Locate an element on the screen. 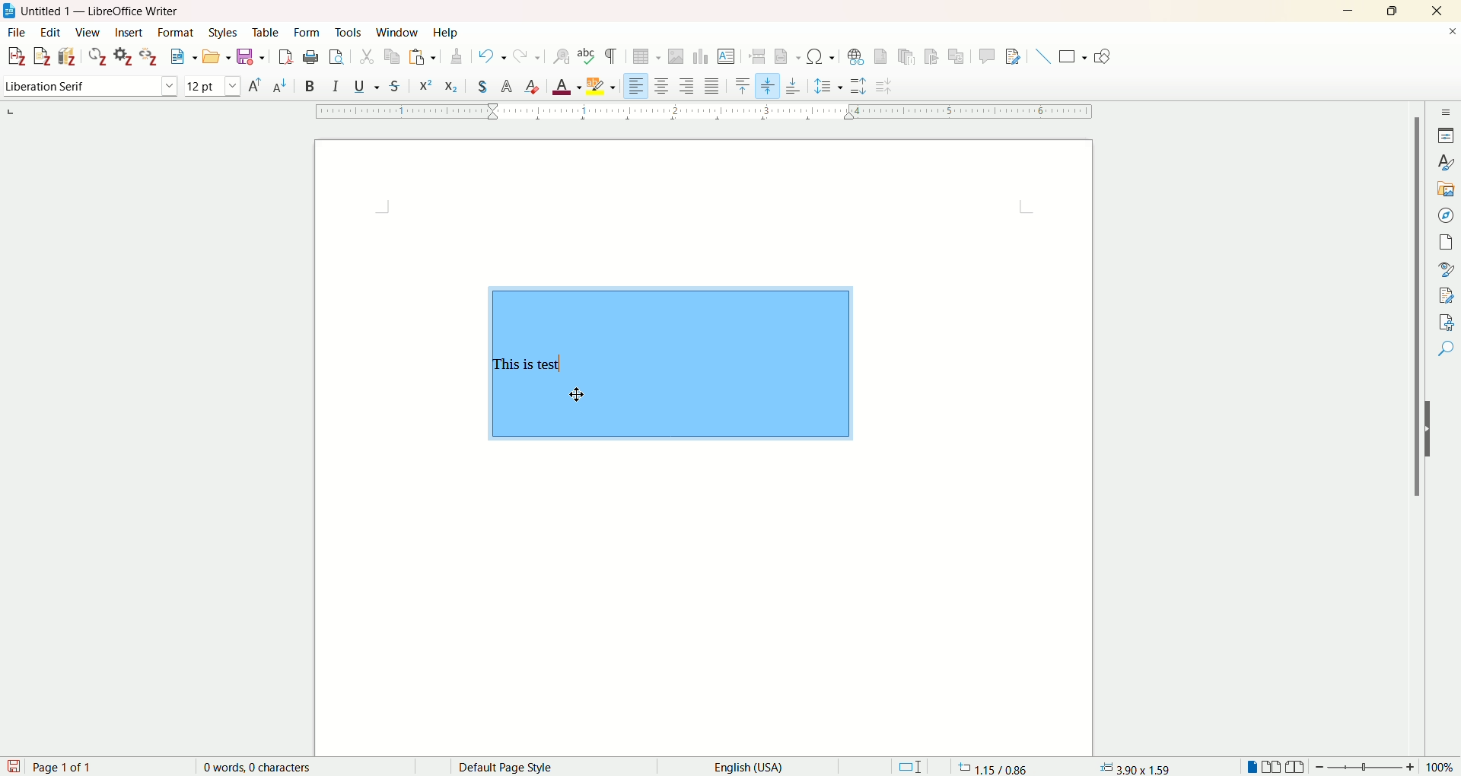 This screenshot has height=776, width=1461. insert comment is located at coordinates (985, 56).